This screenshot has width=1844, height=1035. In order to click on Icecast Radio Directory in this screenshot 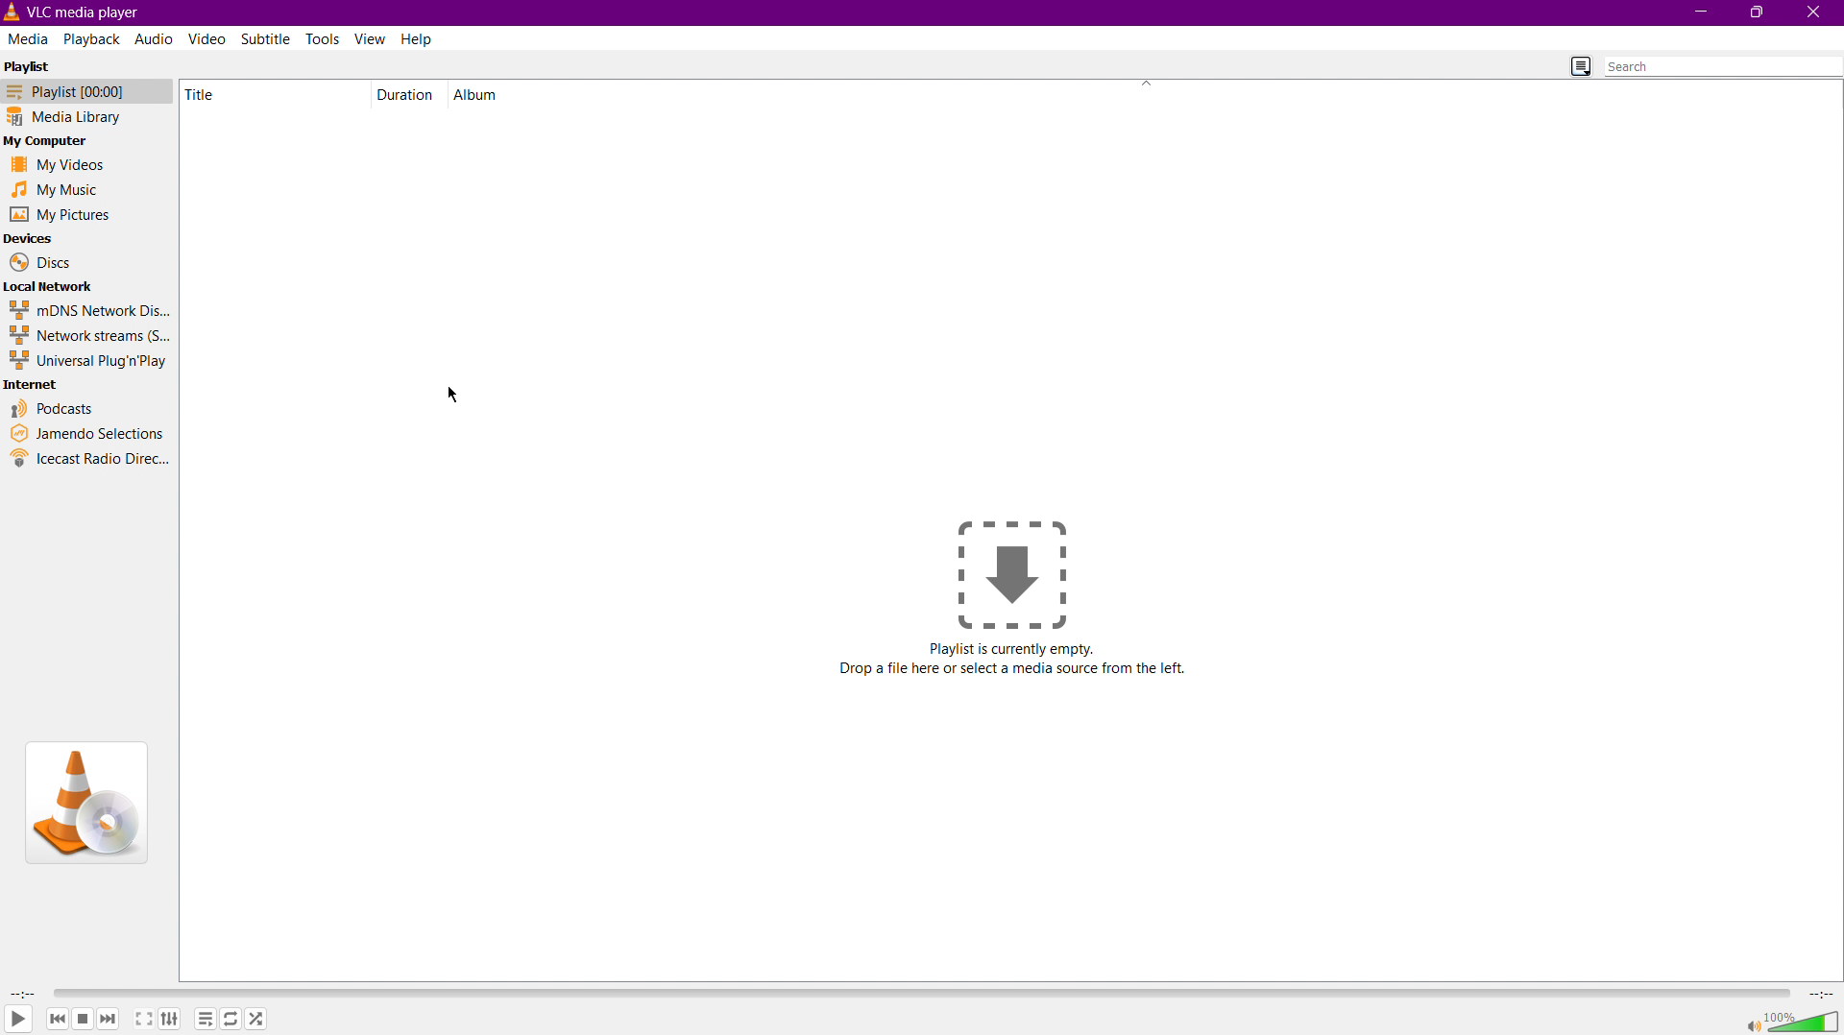, I will do `click(90, 458)`.